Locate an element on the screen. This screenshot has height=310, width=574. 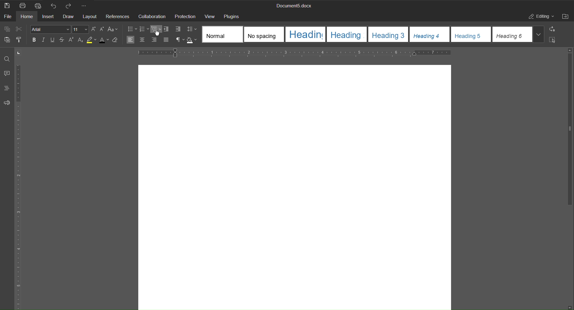
Redo is located at coordinates (70, 6).